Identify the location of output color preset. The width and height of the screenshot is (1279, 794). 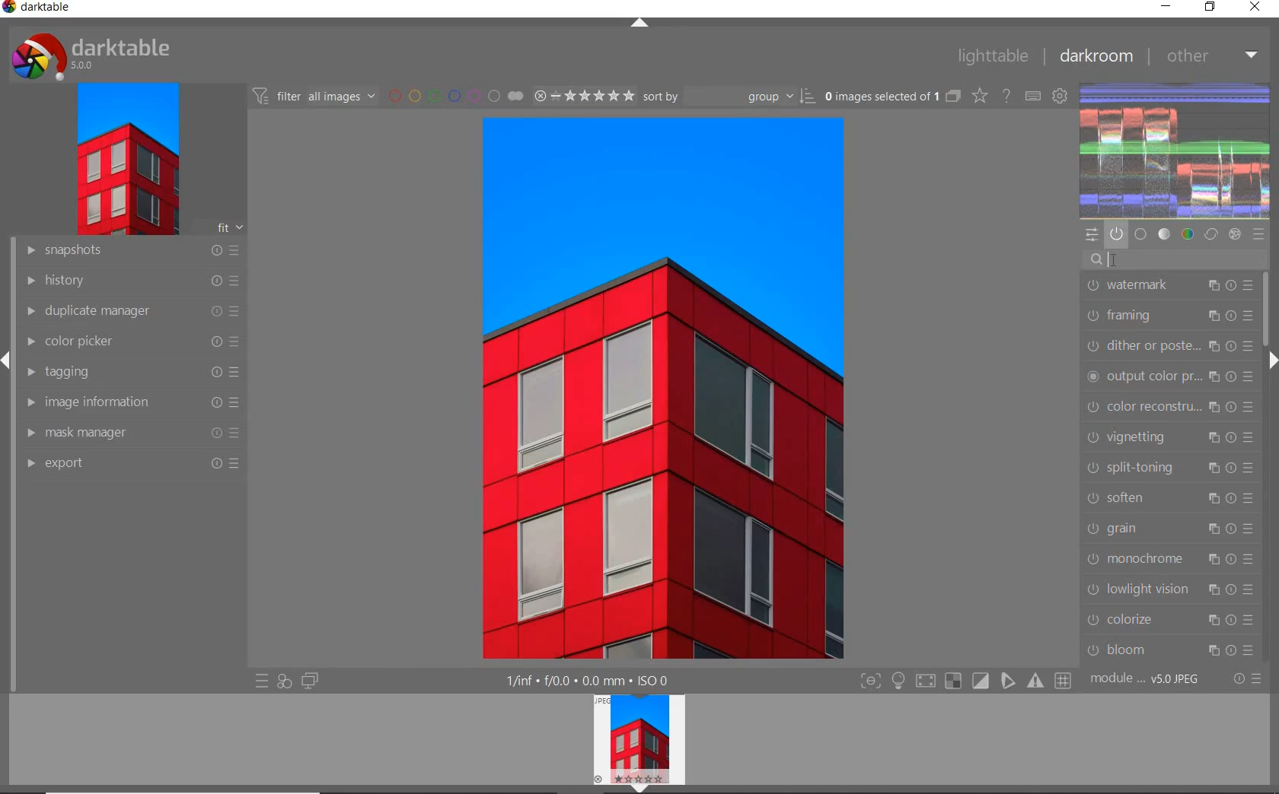
(1171, 376).